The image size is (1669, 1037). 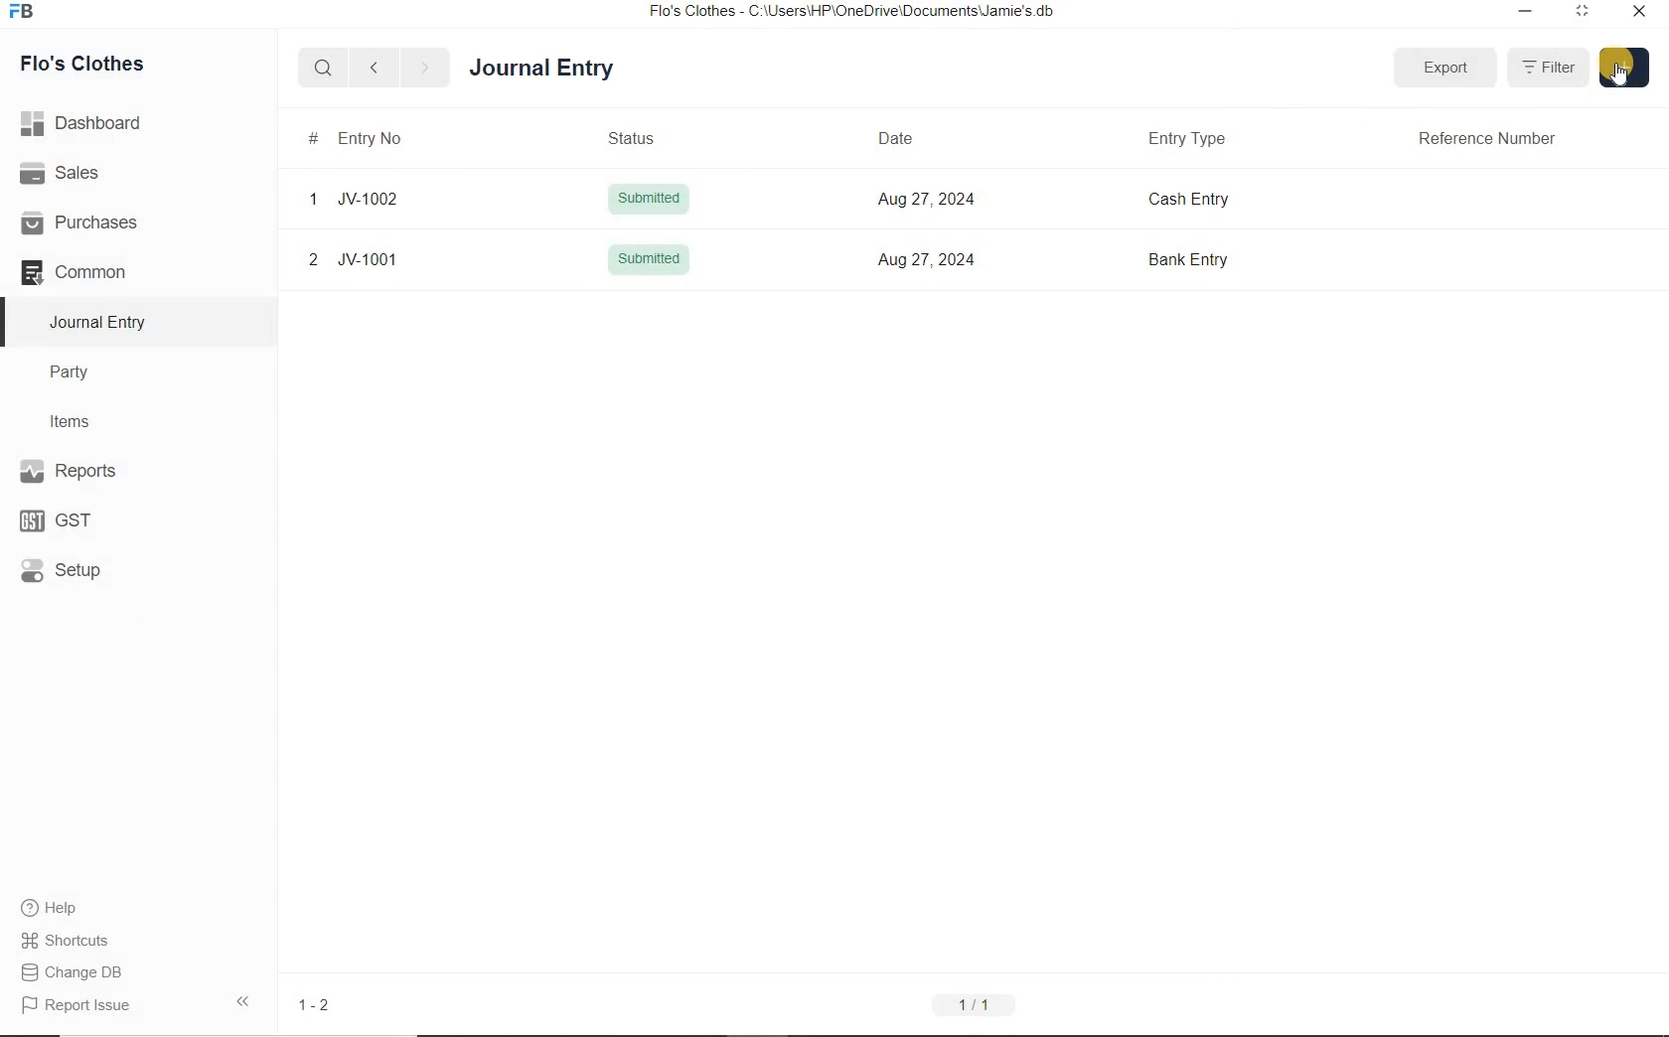 What do you see at coordinates (1523, 10) in the screenshot?
I see `minimize` at bounding box center [1523, 10].